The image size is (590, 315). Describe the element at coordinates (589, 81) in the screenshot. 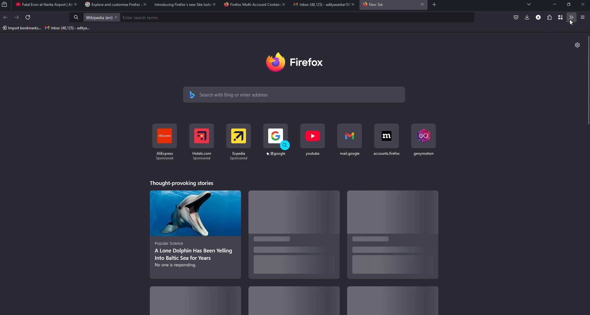

I see `scroll bar` at that location.